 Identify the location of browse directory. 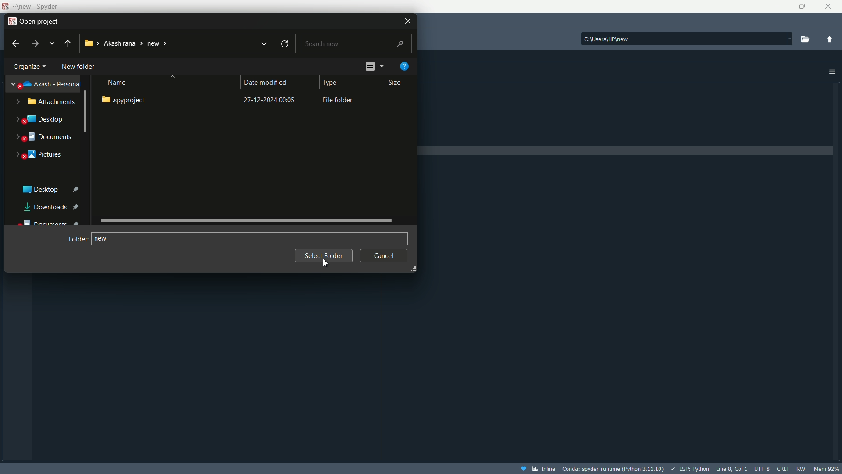
(806, 39).